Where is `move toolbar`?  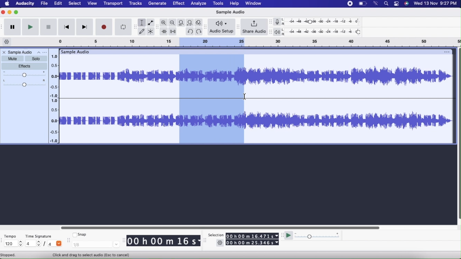 move toolbar is located at coordinates (206, 242).